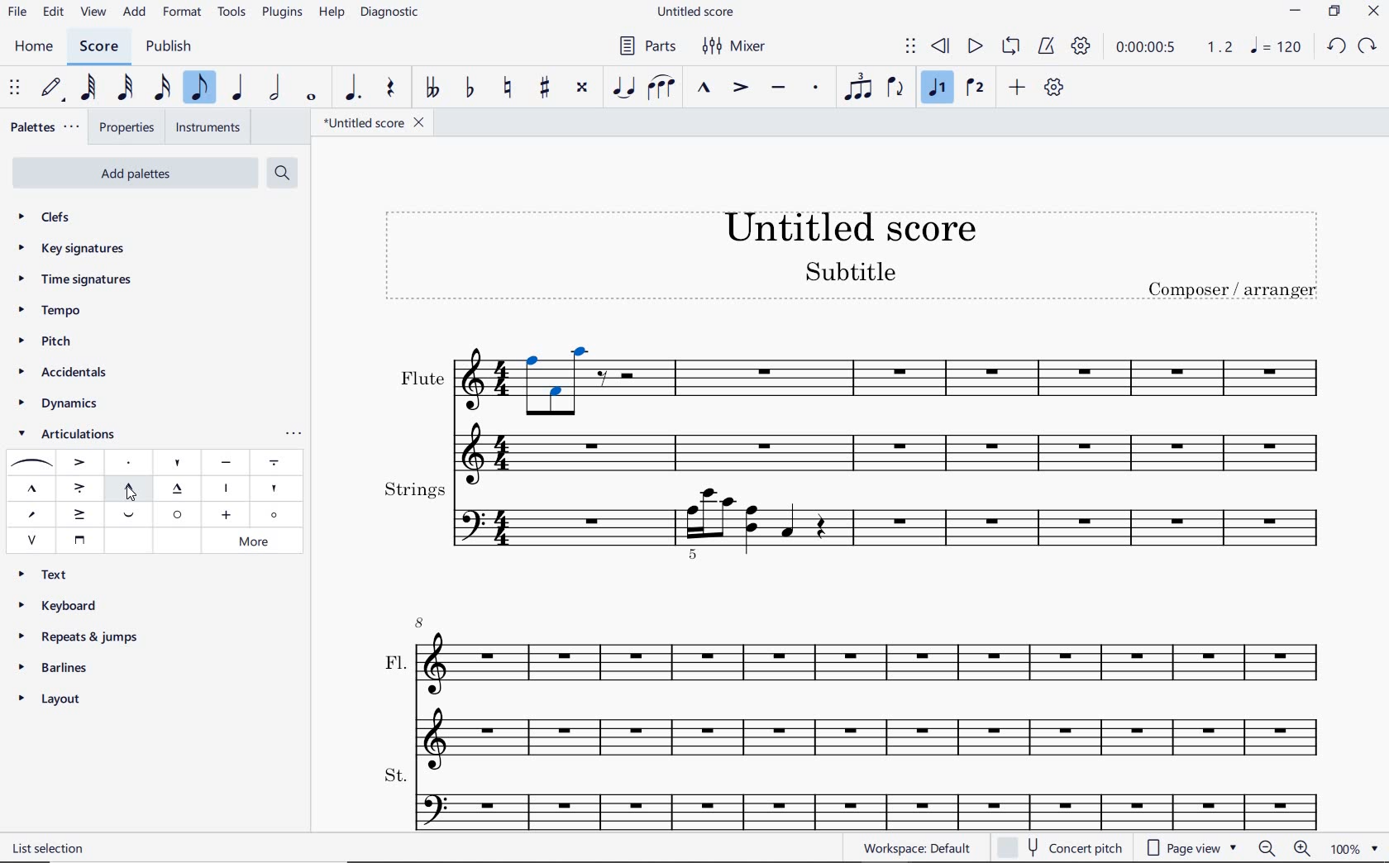 The width and height of the screenshot is (1389, 863). Describe the element at coordinates (623, 85) in the screenshot. I see `TIE` at that location.